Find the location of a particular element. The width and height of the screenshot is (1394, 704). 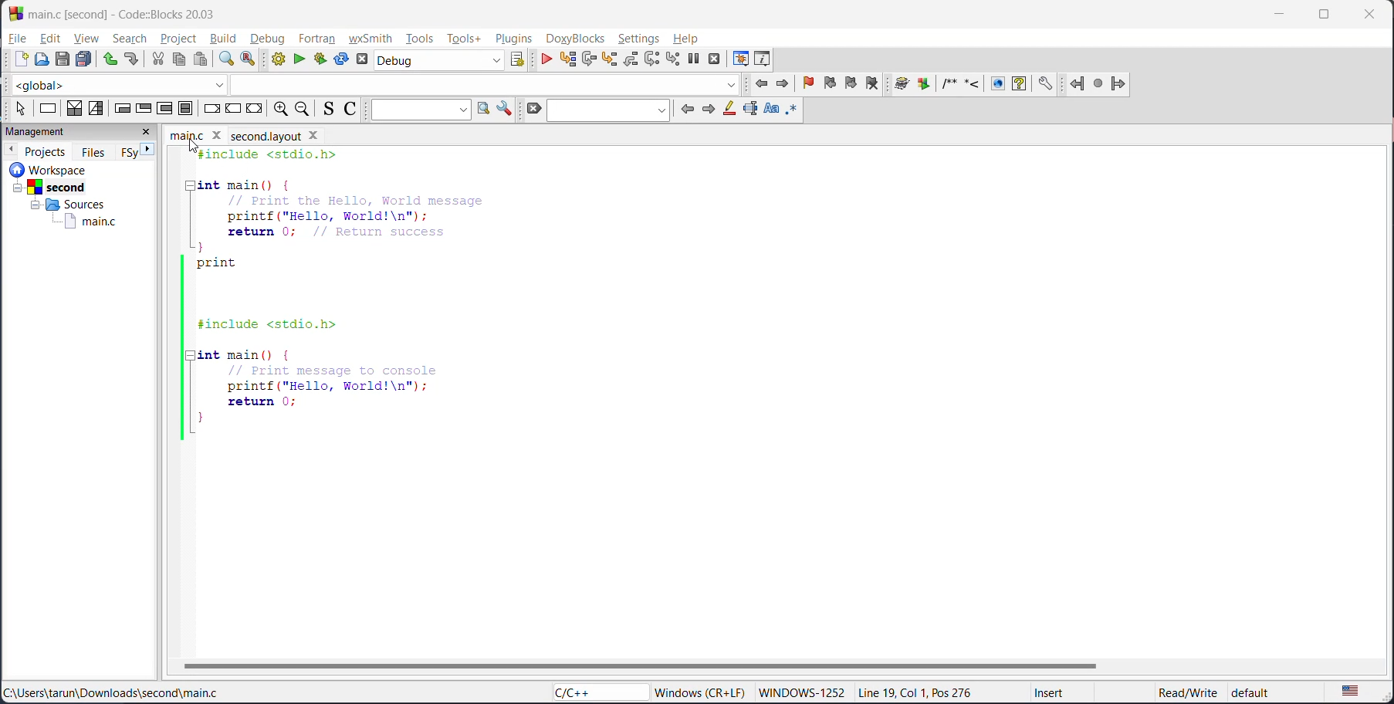

toggle comments is located at coordinates (350, 109).